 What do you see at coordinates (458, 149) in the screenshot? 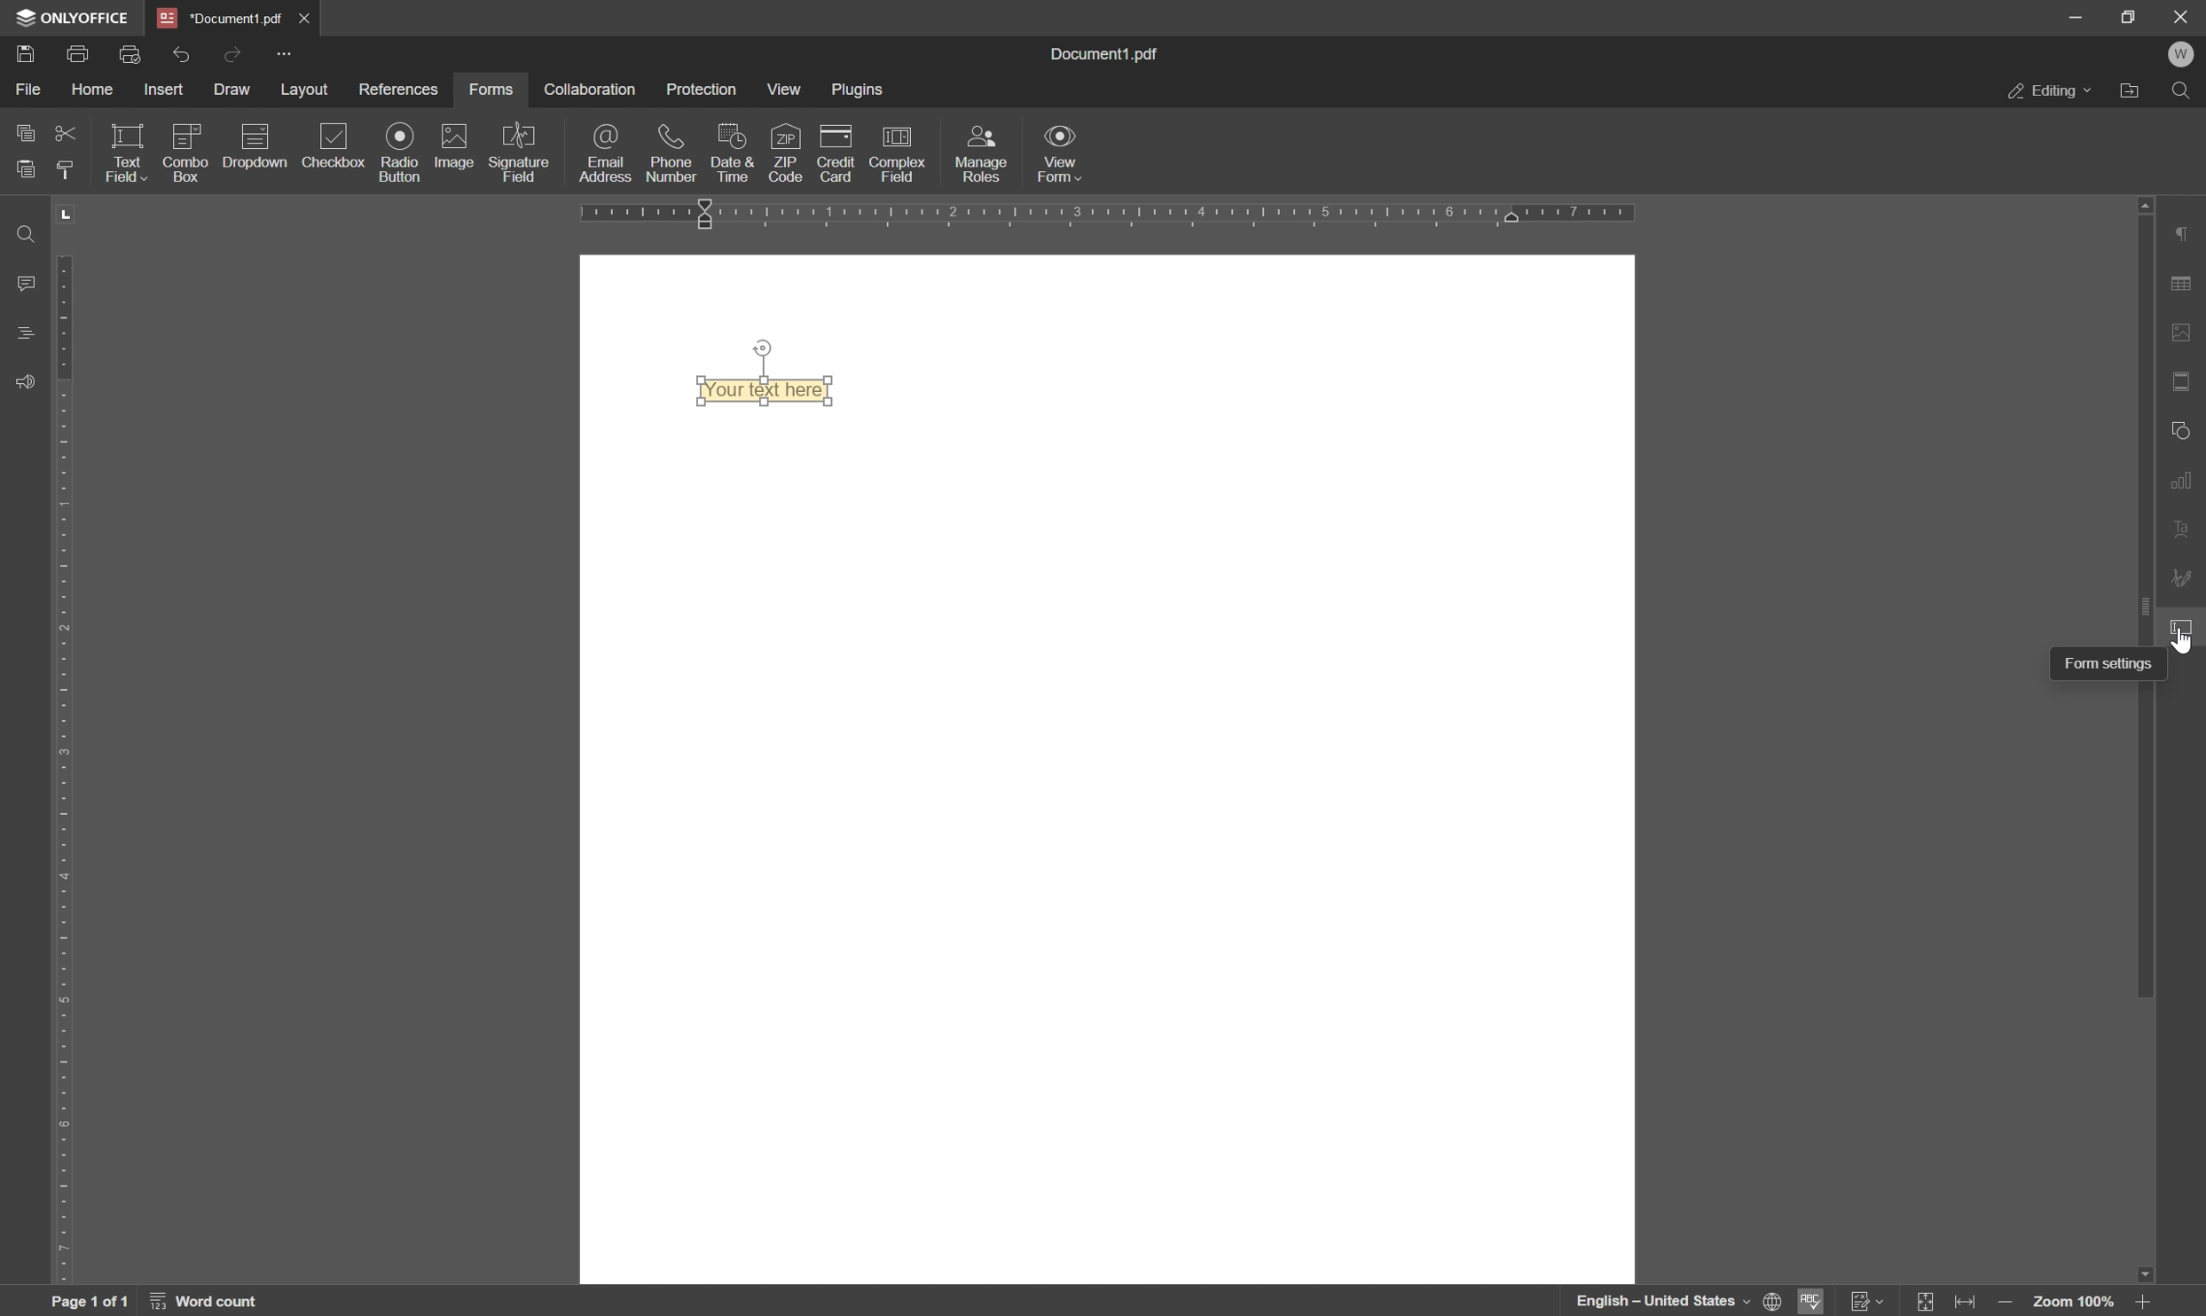
I see `image` at bounding box center [458, 149].